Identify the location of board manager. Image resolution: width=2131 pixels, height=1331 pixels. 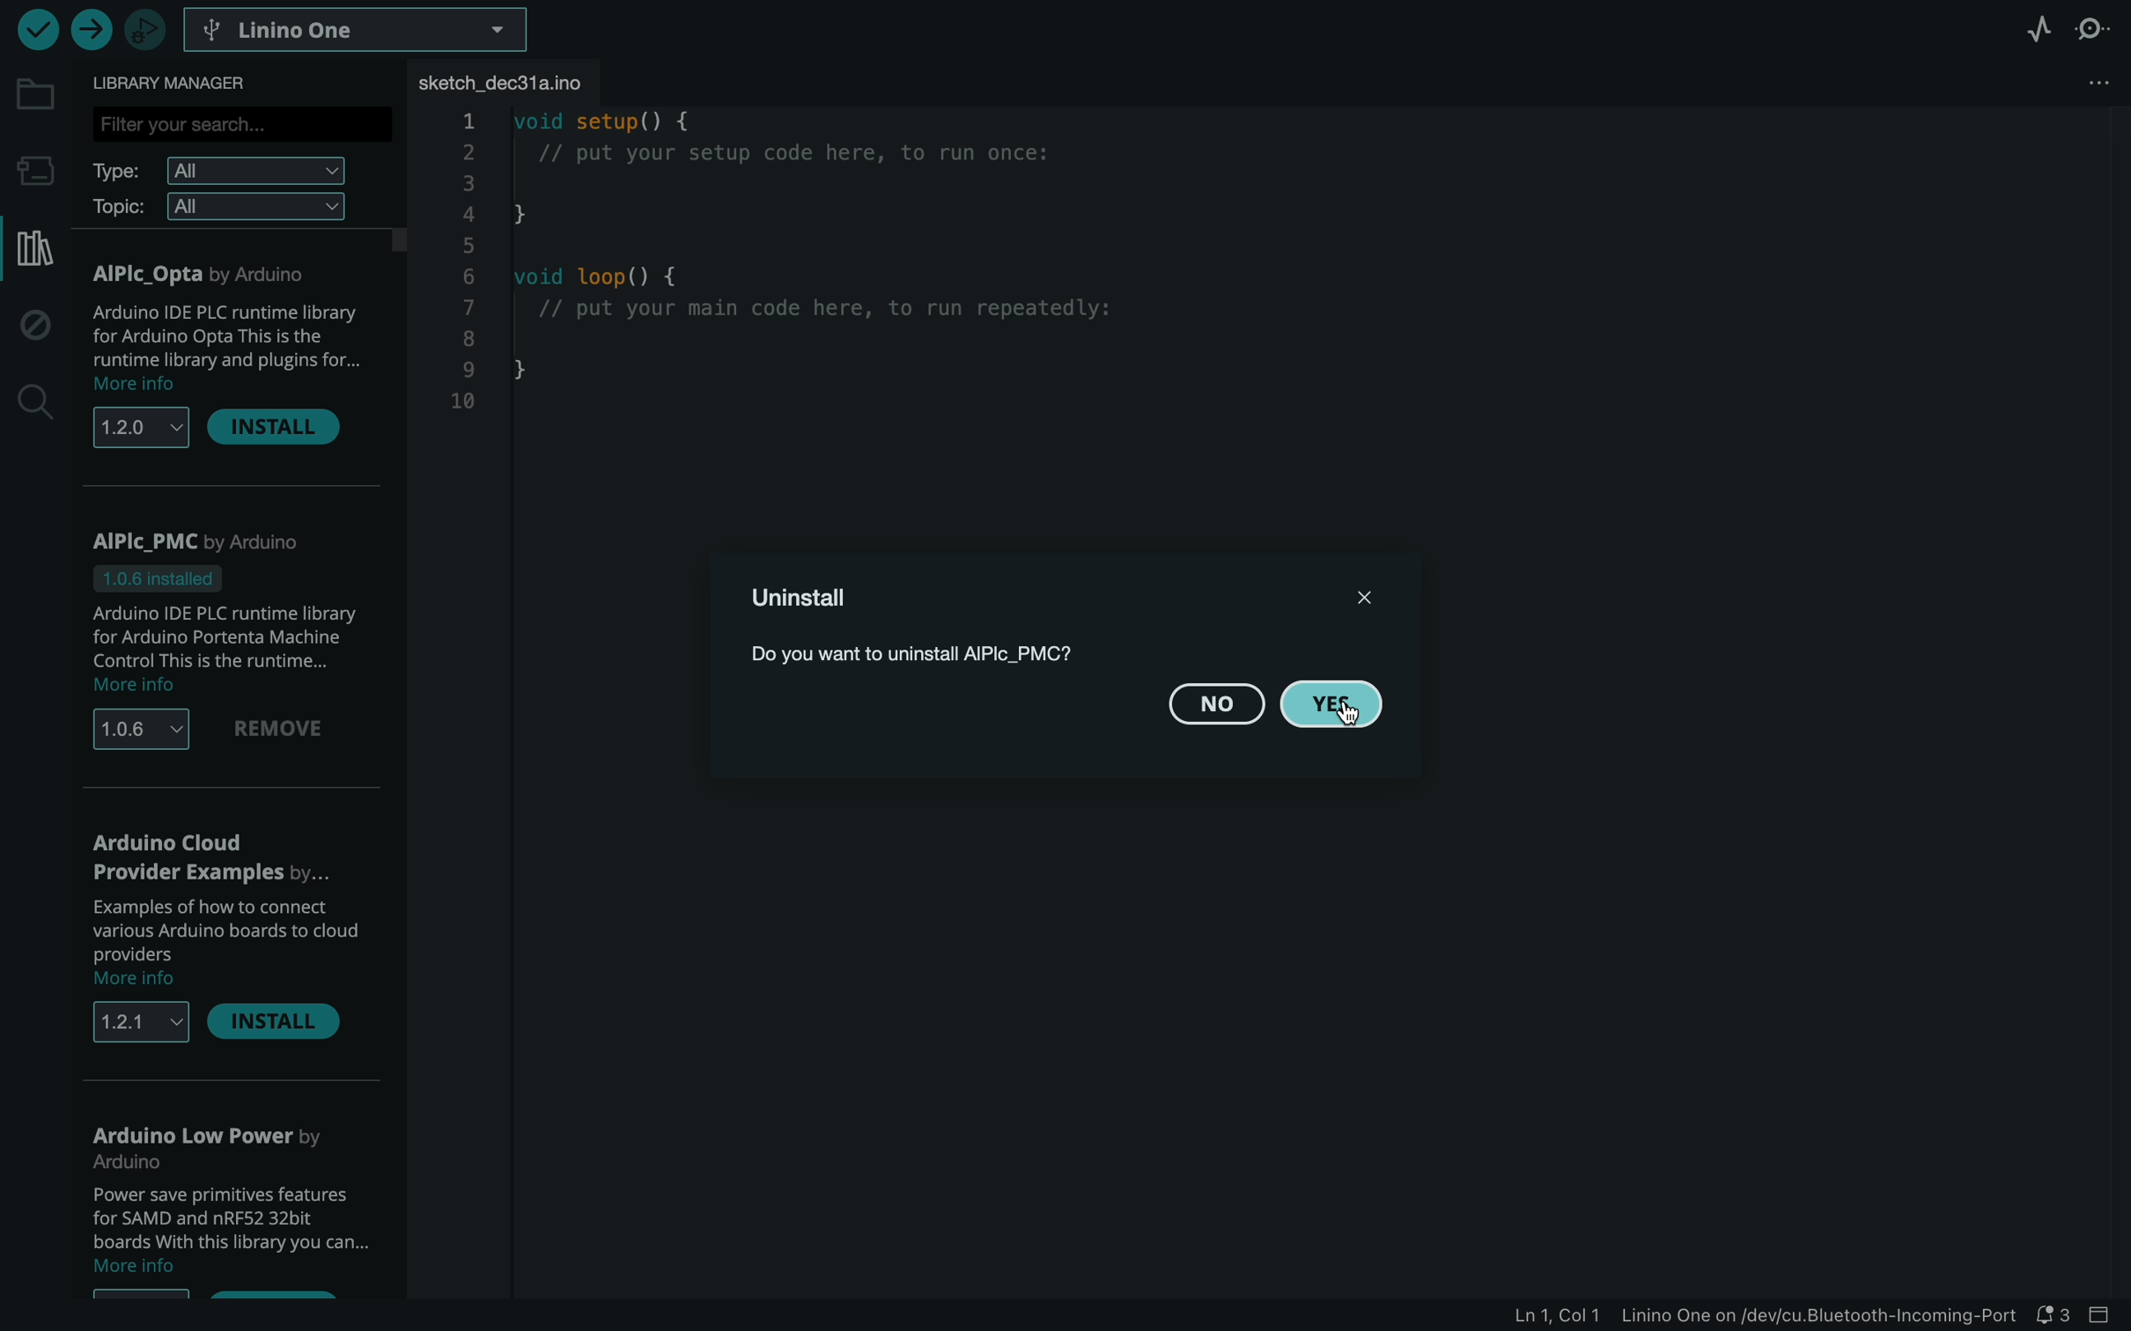
(33, 168).